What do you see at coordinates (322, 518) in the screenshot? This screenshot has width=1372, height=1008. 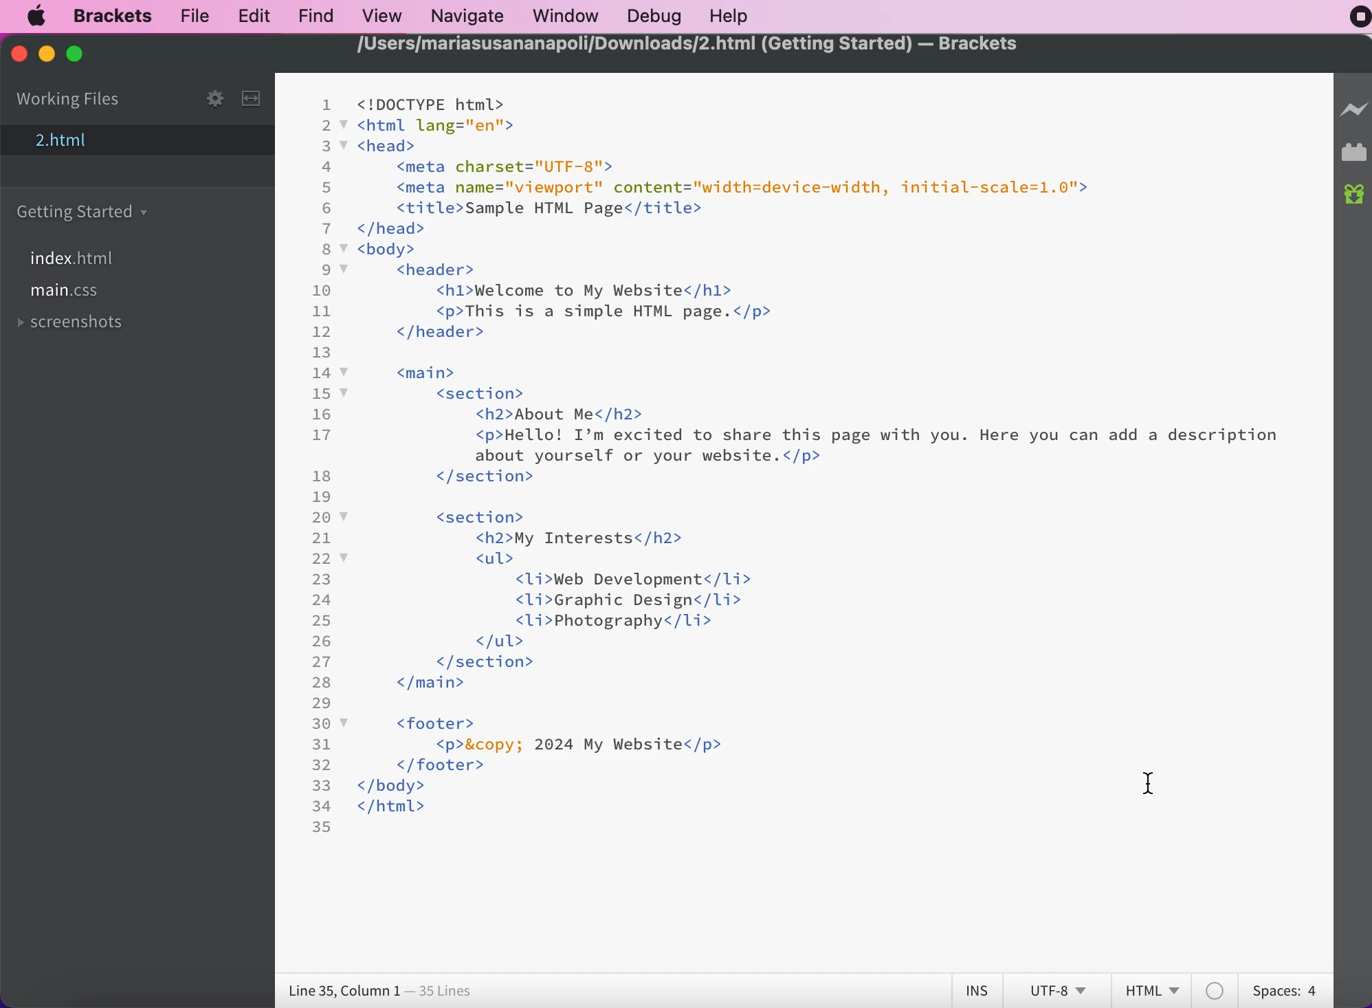 I see `20` at bounding box center [322, 518].